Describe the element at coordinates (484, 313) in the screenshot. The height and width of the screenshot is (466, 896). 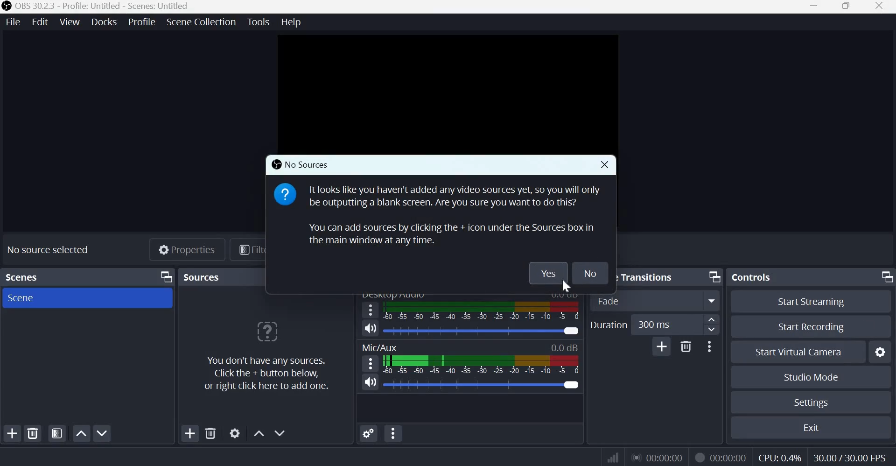
I see `Volume meter` at that location.